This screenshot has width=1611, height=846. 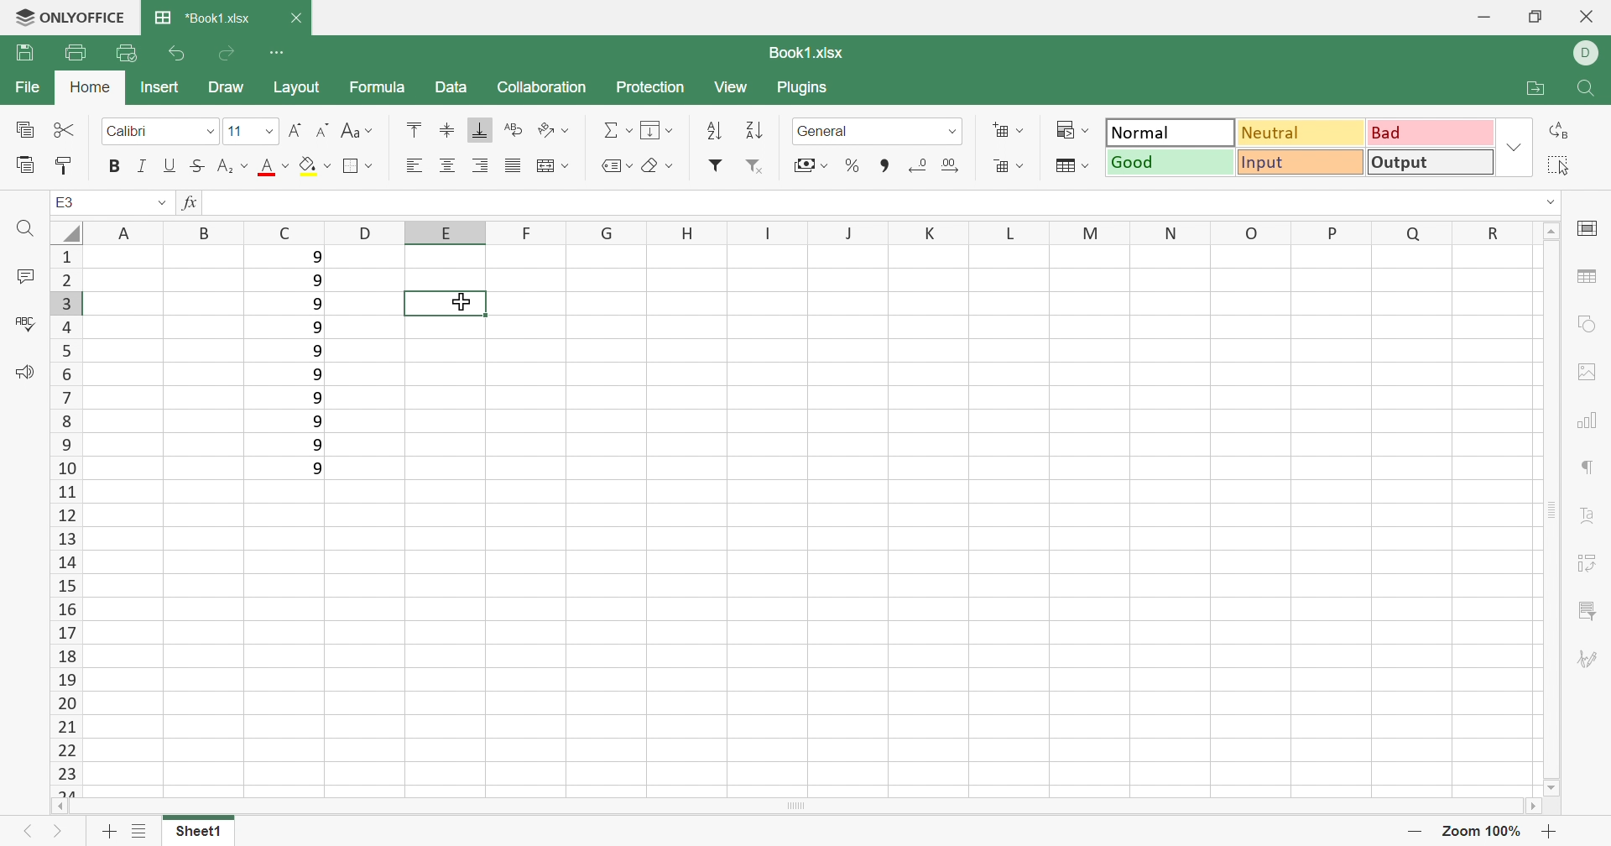 What do you see at coordinates (655, 165) in the screenshot?
I see `                                                                                                                                                                                                                                                                                                                                                                                                                                                                                                                                                                                    ` at bounding box center [655, 165].